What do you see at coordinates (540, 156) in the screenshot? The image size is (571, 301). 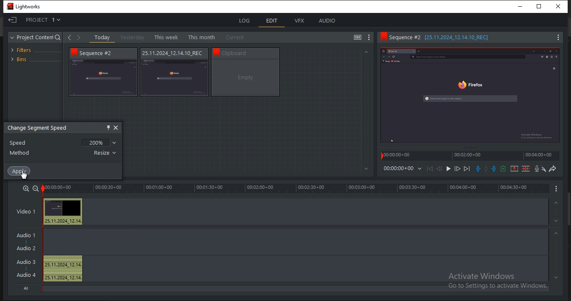 I see `time stamp` at bounding box center [540, 156].